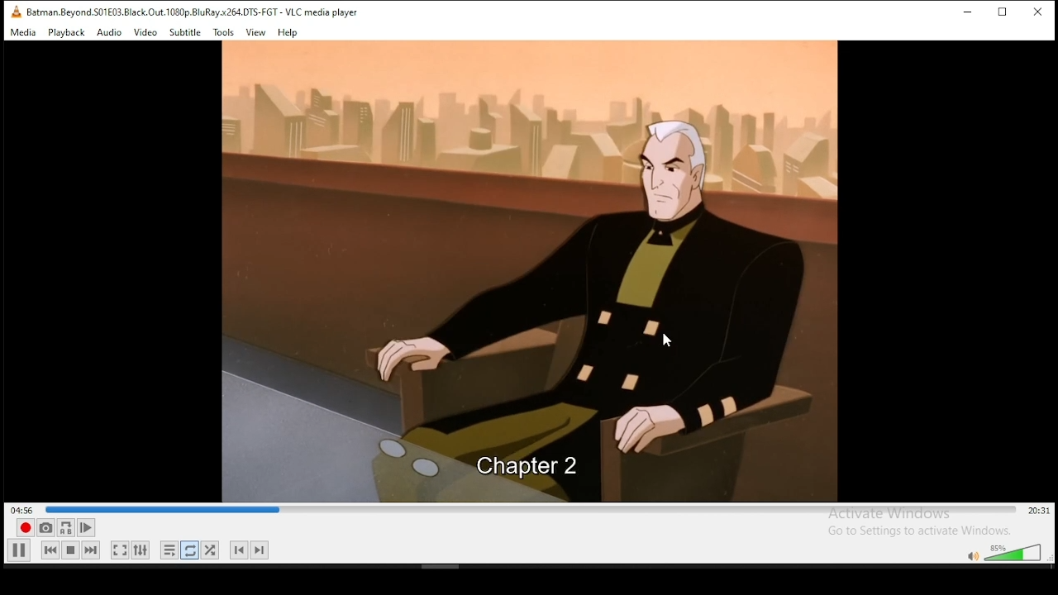 Image resolution: width=1058 pixels, height=595 pixels. Describe the element at coordinates (971, 13) in the screenshot. I see `minimize` at that location.